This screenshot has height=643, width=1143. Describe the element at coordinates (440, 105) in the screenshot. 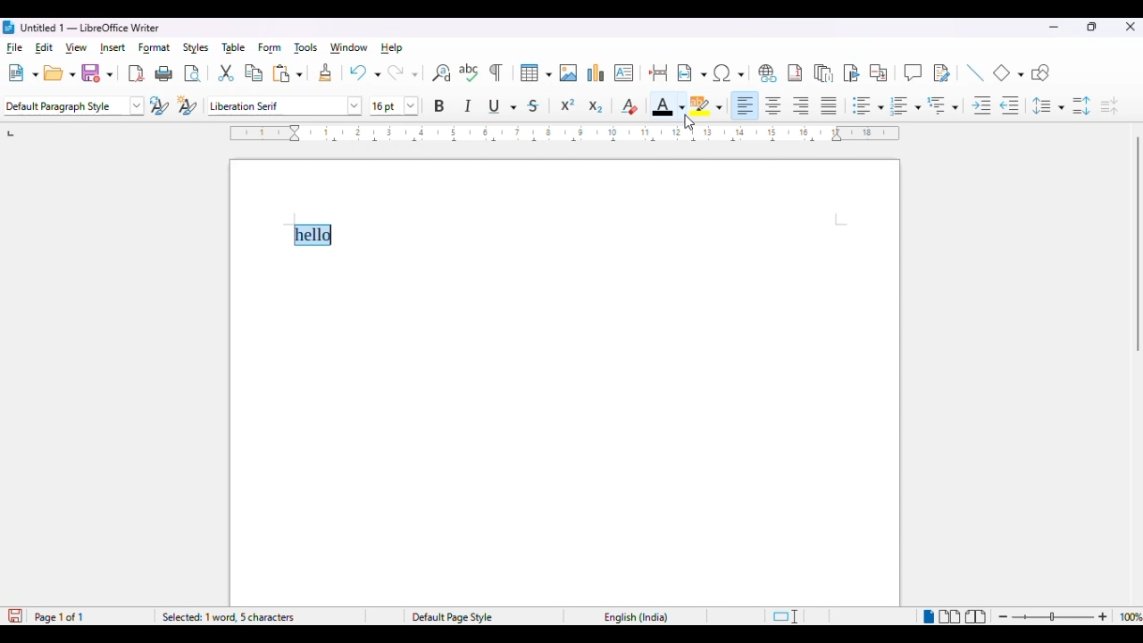

I see `bold` at that location.